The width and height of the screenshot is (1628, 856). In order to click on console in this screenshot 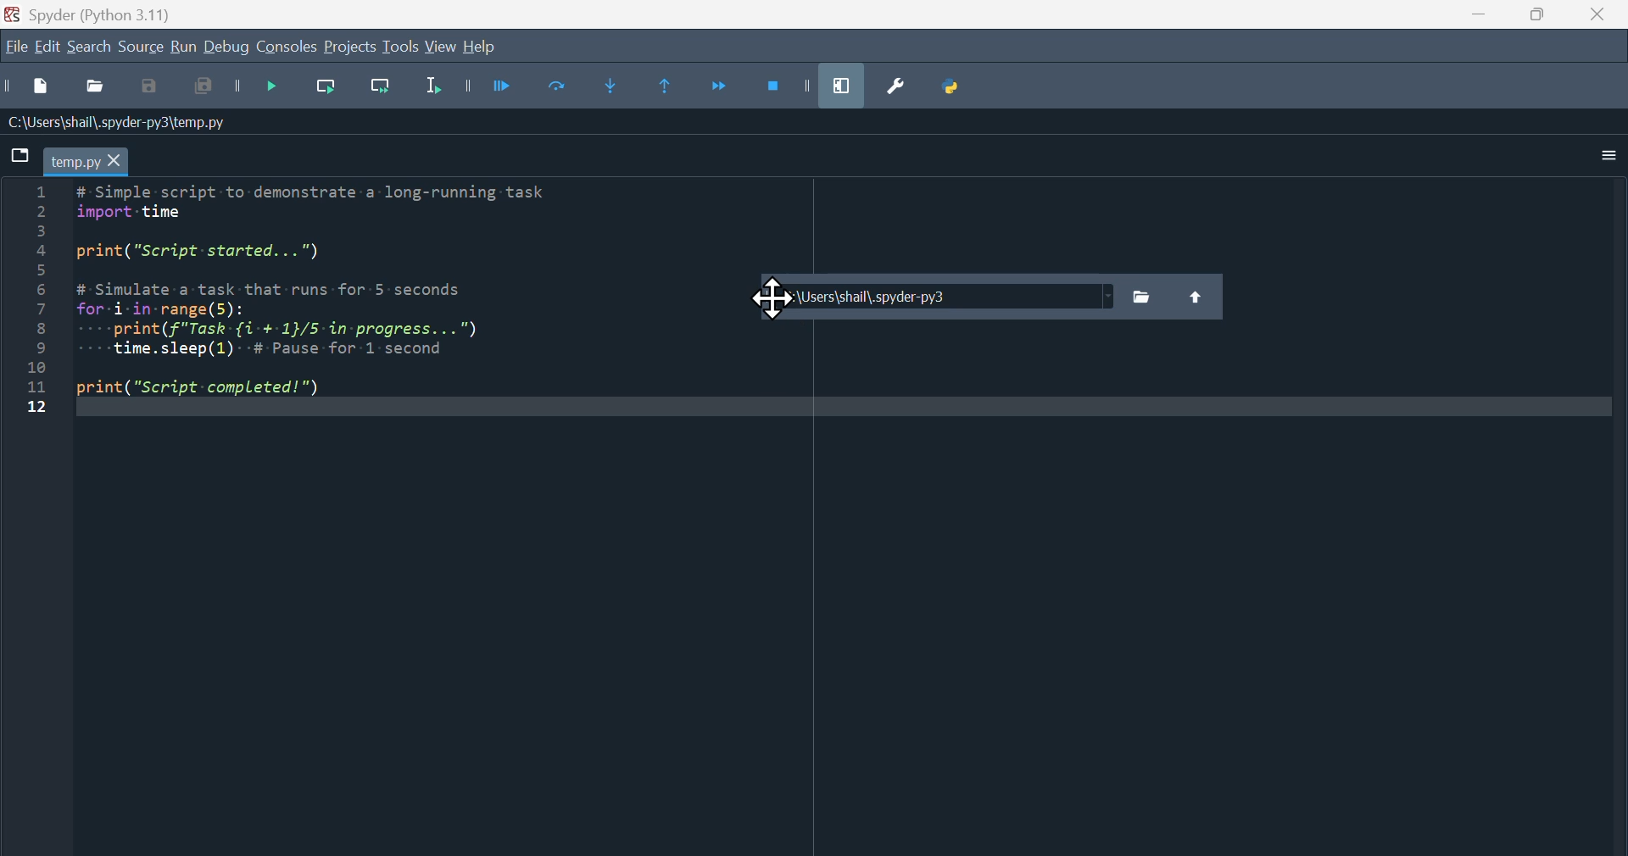, I will do `click(288, 47)`.